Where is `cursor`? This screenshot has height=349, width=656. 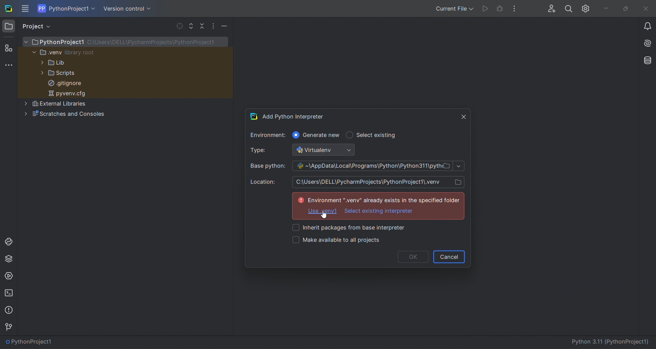 cursor is located at coordinates (323, 215).